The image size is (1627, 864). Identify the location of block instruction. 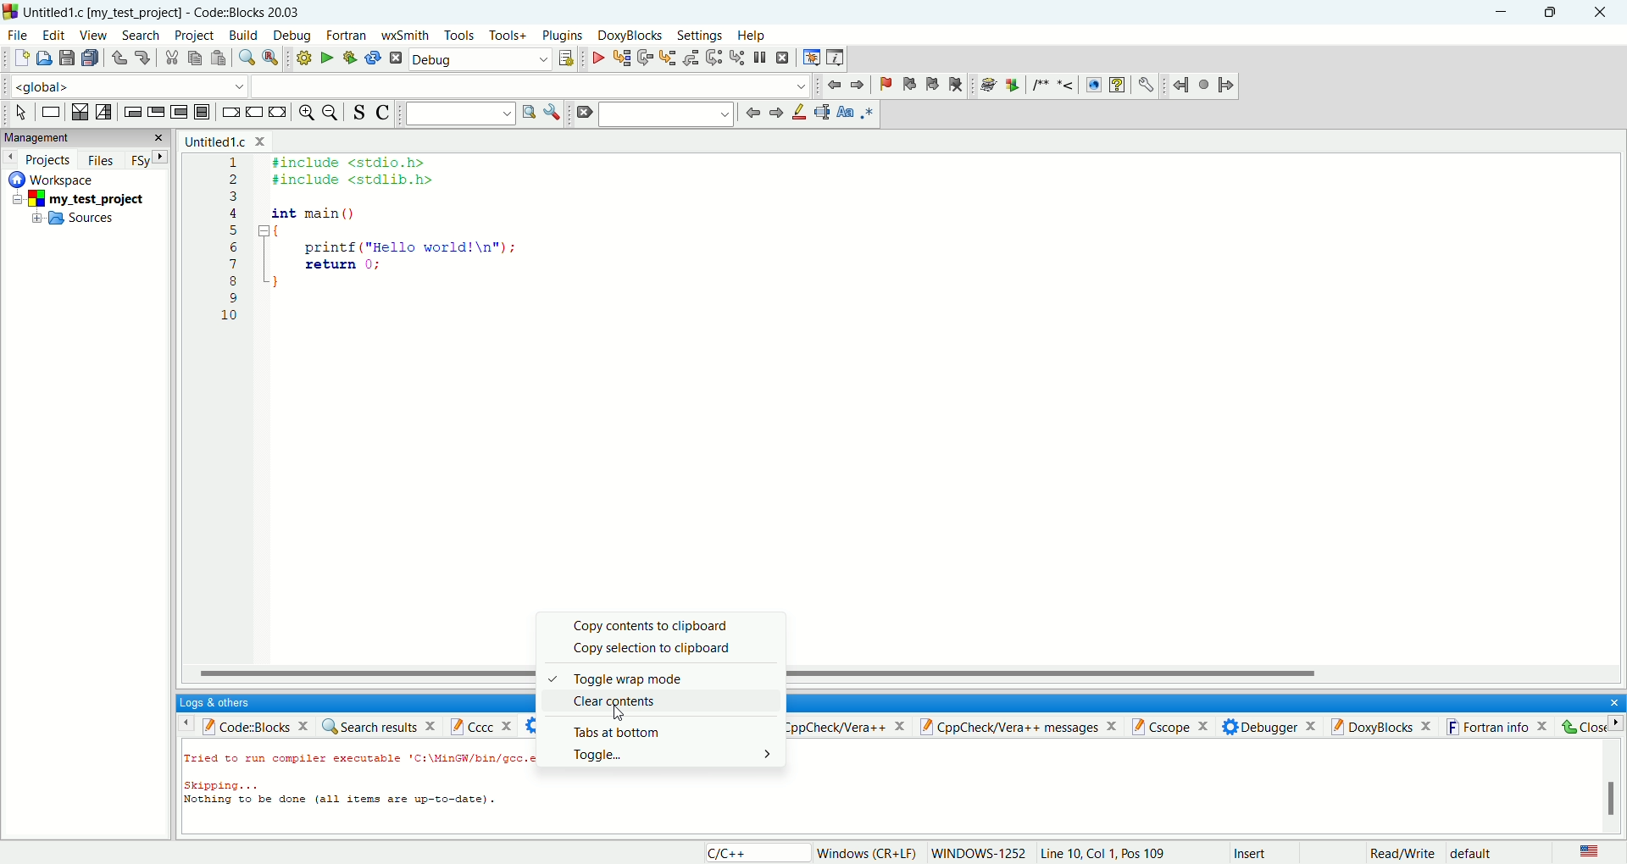
(203, 112).